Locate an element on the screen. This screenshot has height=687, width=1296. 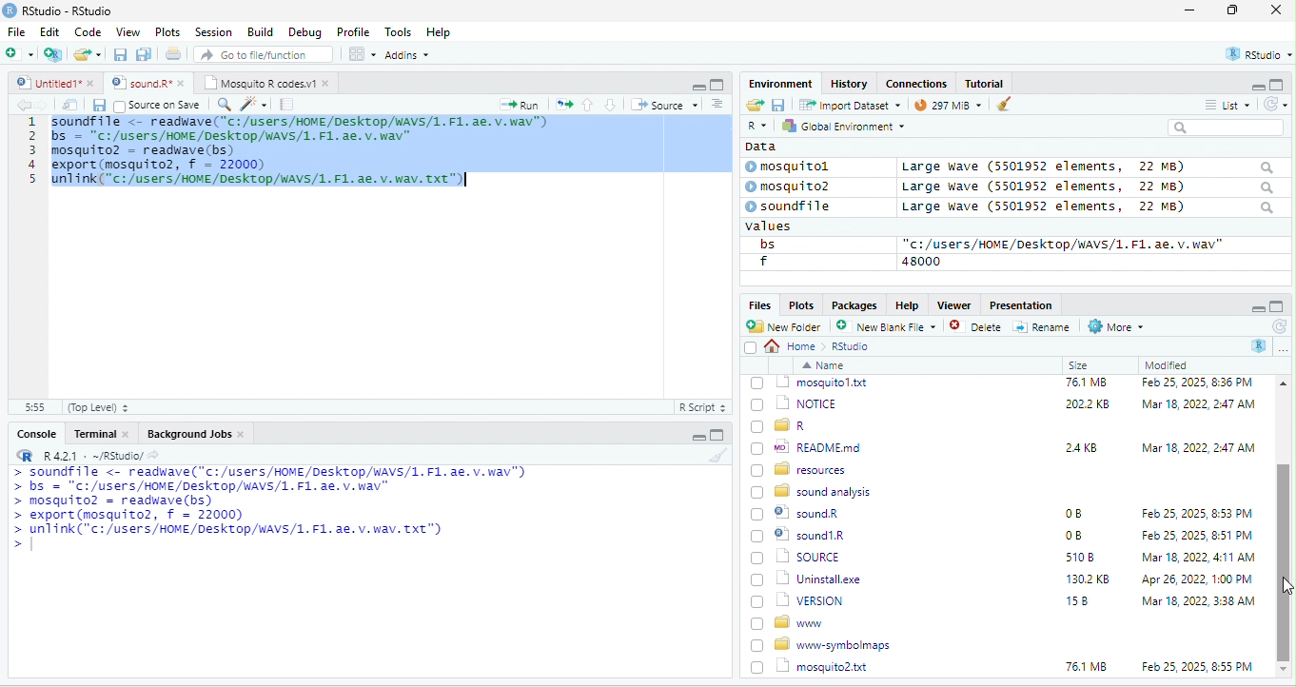
Help is located at coordinates (440, 33).